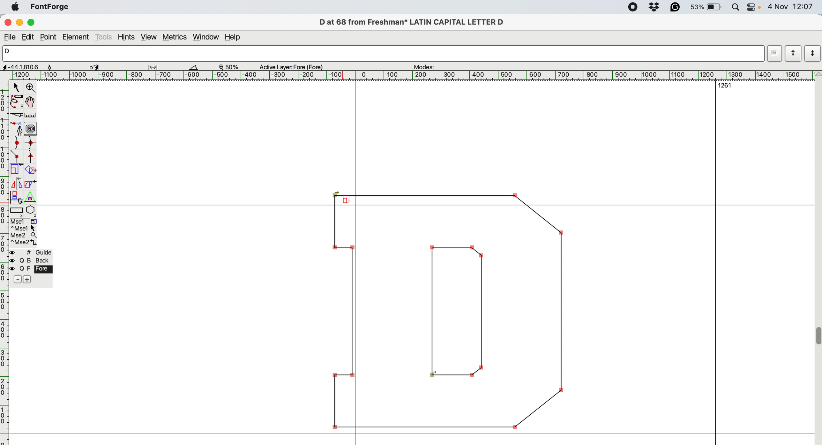 This screenshot has height=445, width=822. Describe the element at coordinates (31, 102) in the screenshot. I see `draw by hand` at that location.